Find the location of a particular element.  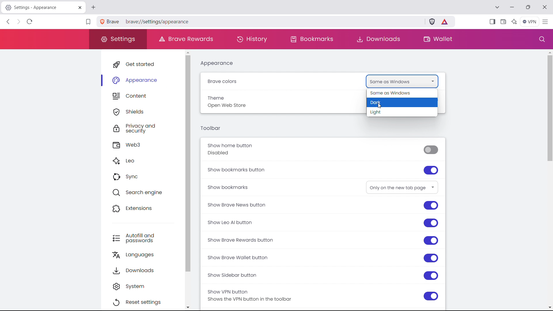

web3 is located at coordinates (147, 144).